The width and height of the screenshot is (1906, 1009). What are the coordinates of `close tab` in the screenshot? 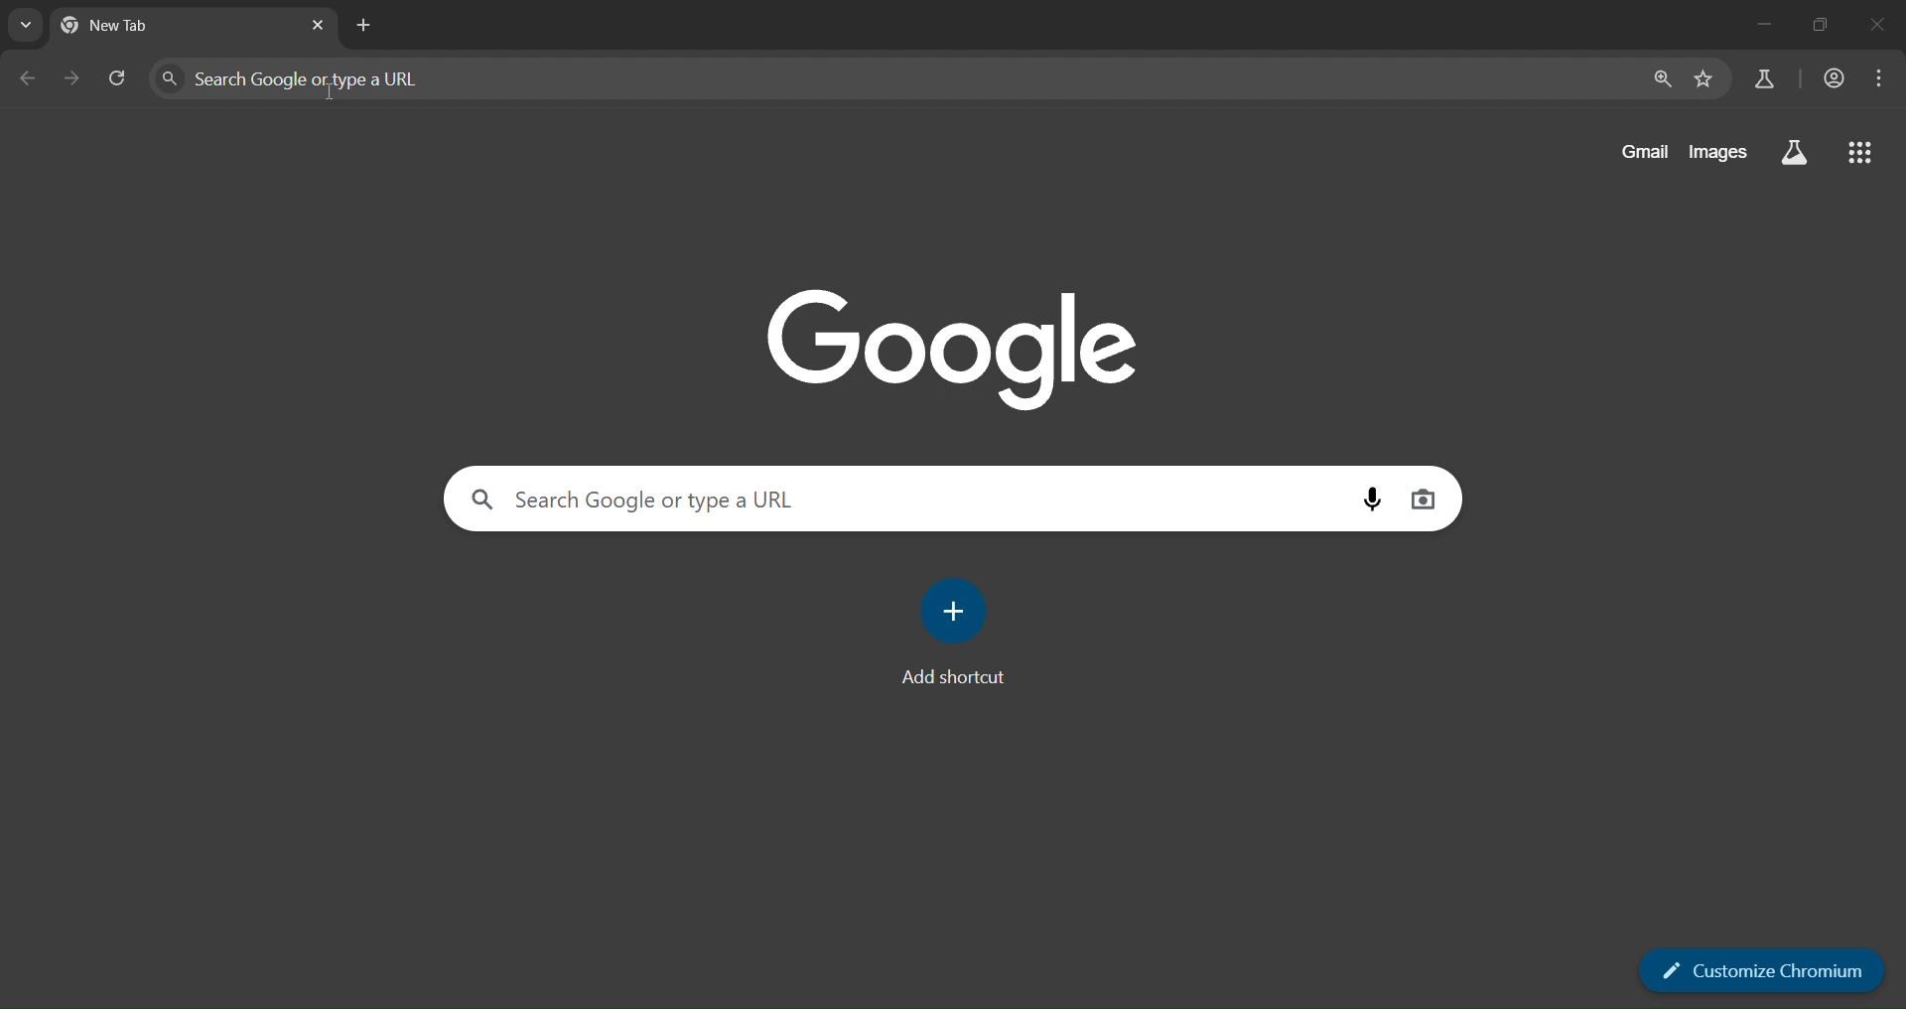 It's located at (318, 27).